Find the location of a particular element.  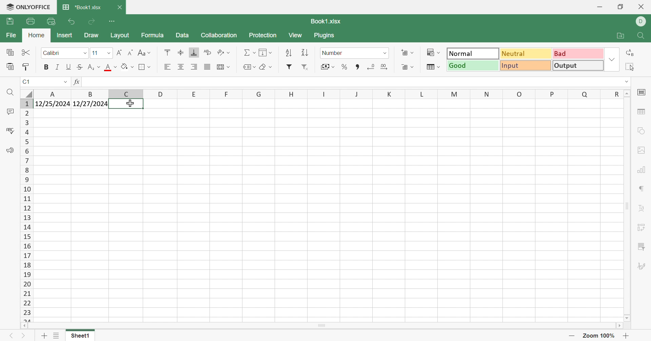

Next is located at coordinates (24, 335).